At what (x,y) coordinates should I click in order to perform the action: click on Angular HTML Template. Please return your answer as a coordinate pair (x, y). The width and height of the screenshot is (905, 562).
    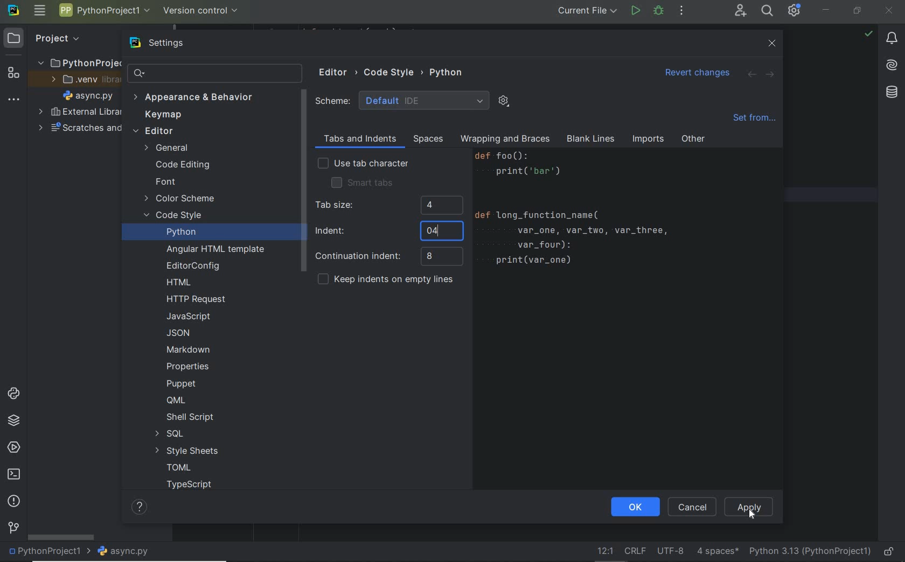
    Looking at the image, I should click on (215, 250).